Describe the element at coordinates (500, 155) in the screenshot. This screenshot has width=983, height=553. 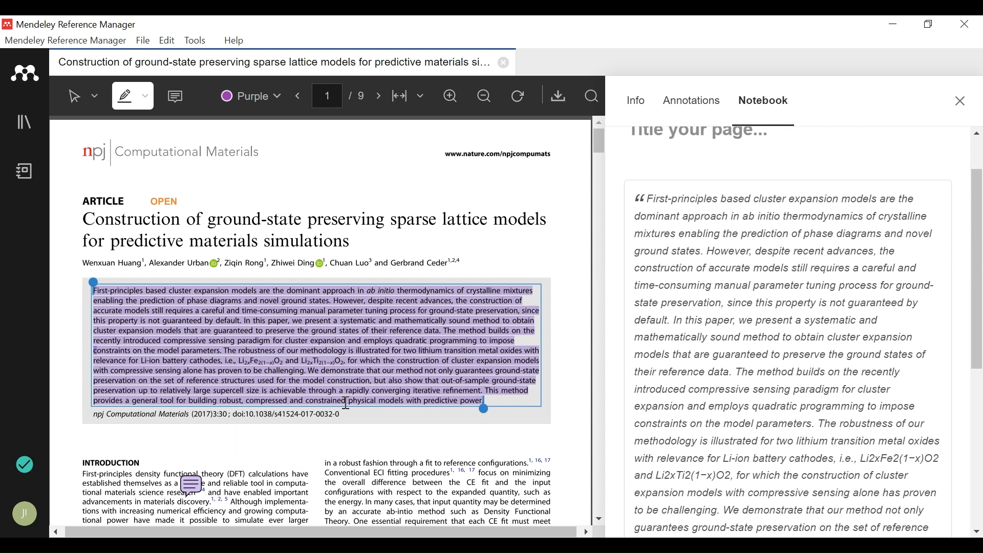
I see `URL` at that location.